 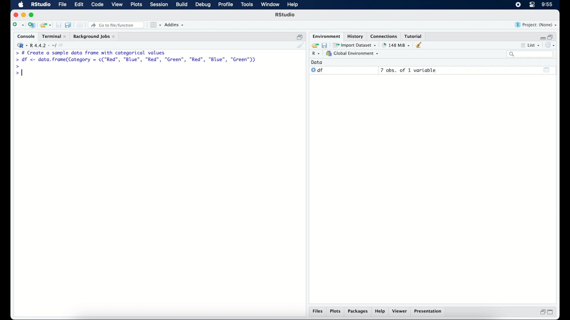 I want to click on save all open documents, so click(x=68, y=24).